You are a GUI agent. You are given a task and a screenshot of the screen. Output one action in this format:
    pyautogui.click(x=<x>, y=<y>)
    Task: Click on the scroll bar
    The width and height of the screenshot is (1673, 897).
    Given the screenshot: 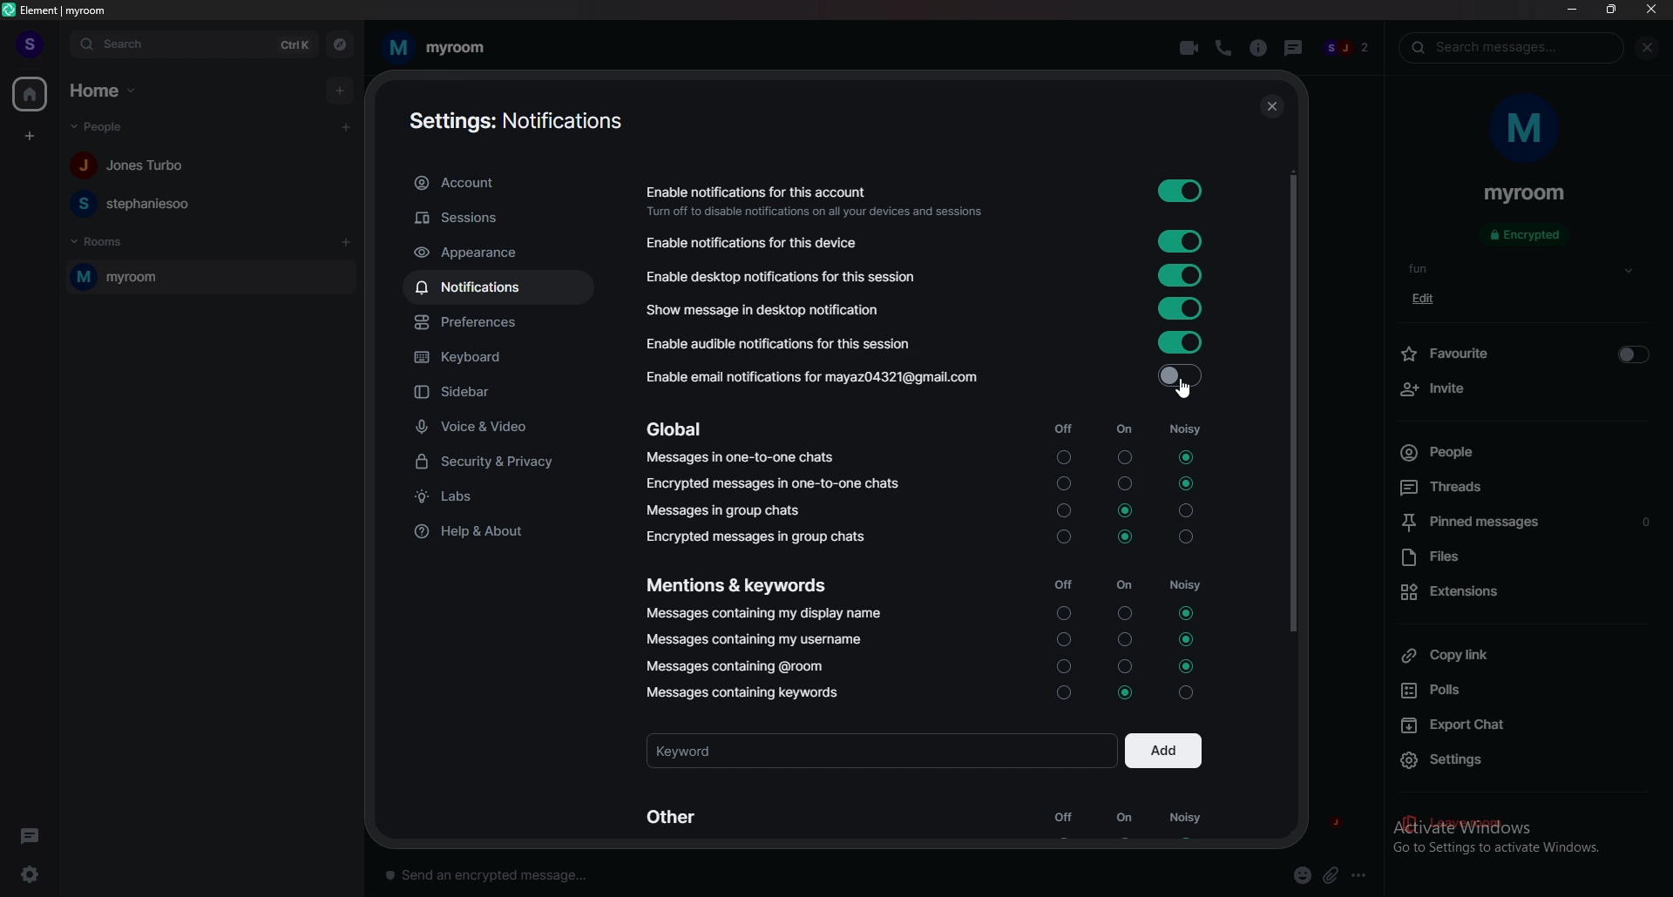 What is the action you would take?
    pyautogui.click(x=1295, y=400)
    